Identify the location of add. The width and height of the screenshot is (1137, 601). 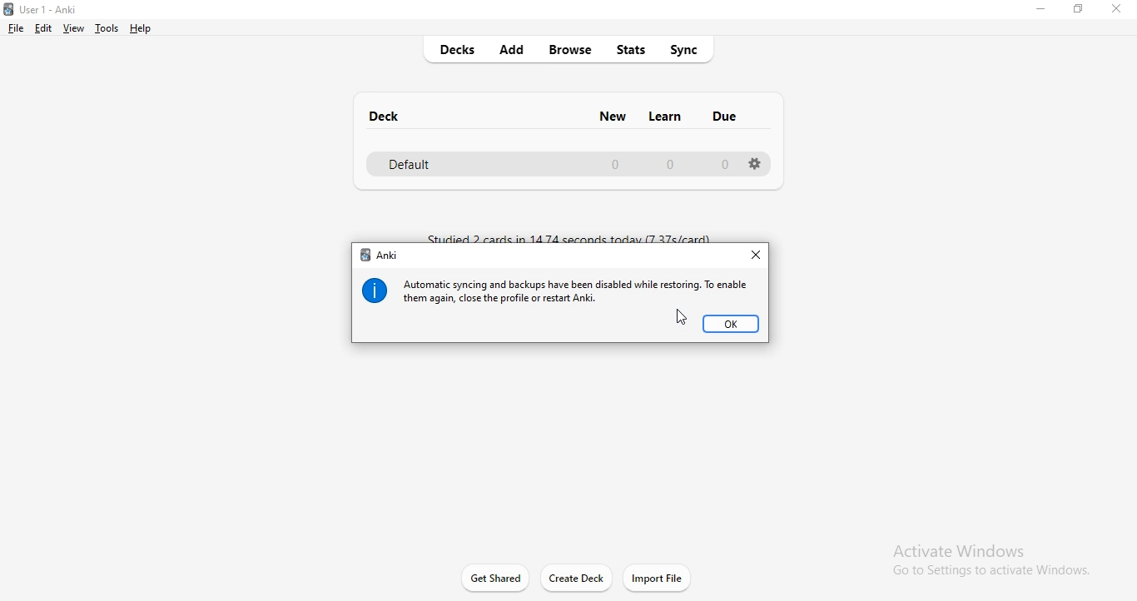
(515, 49).